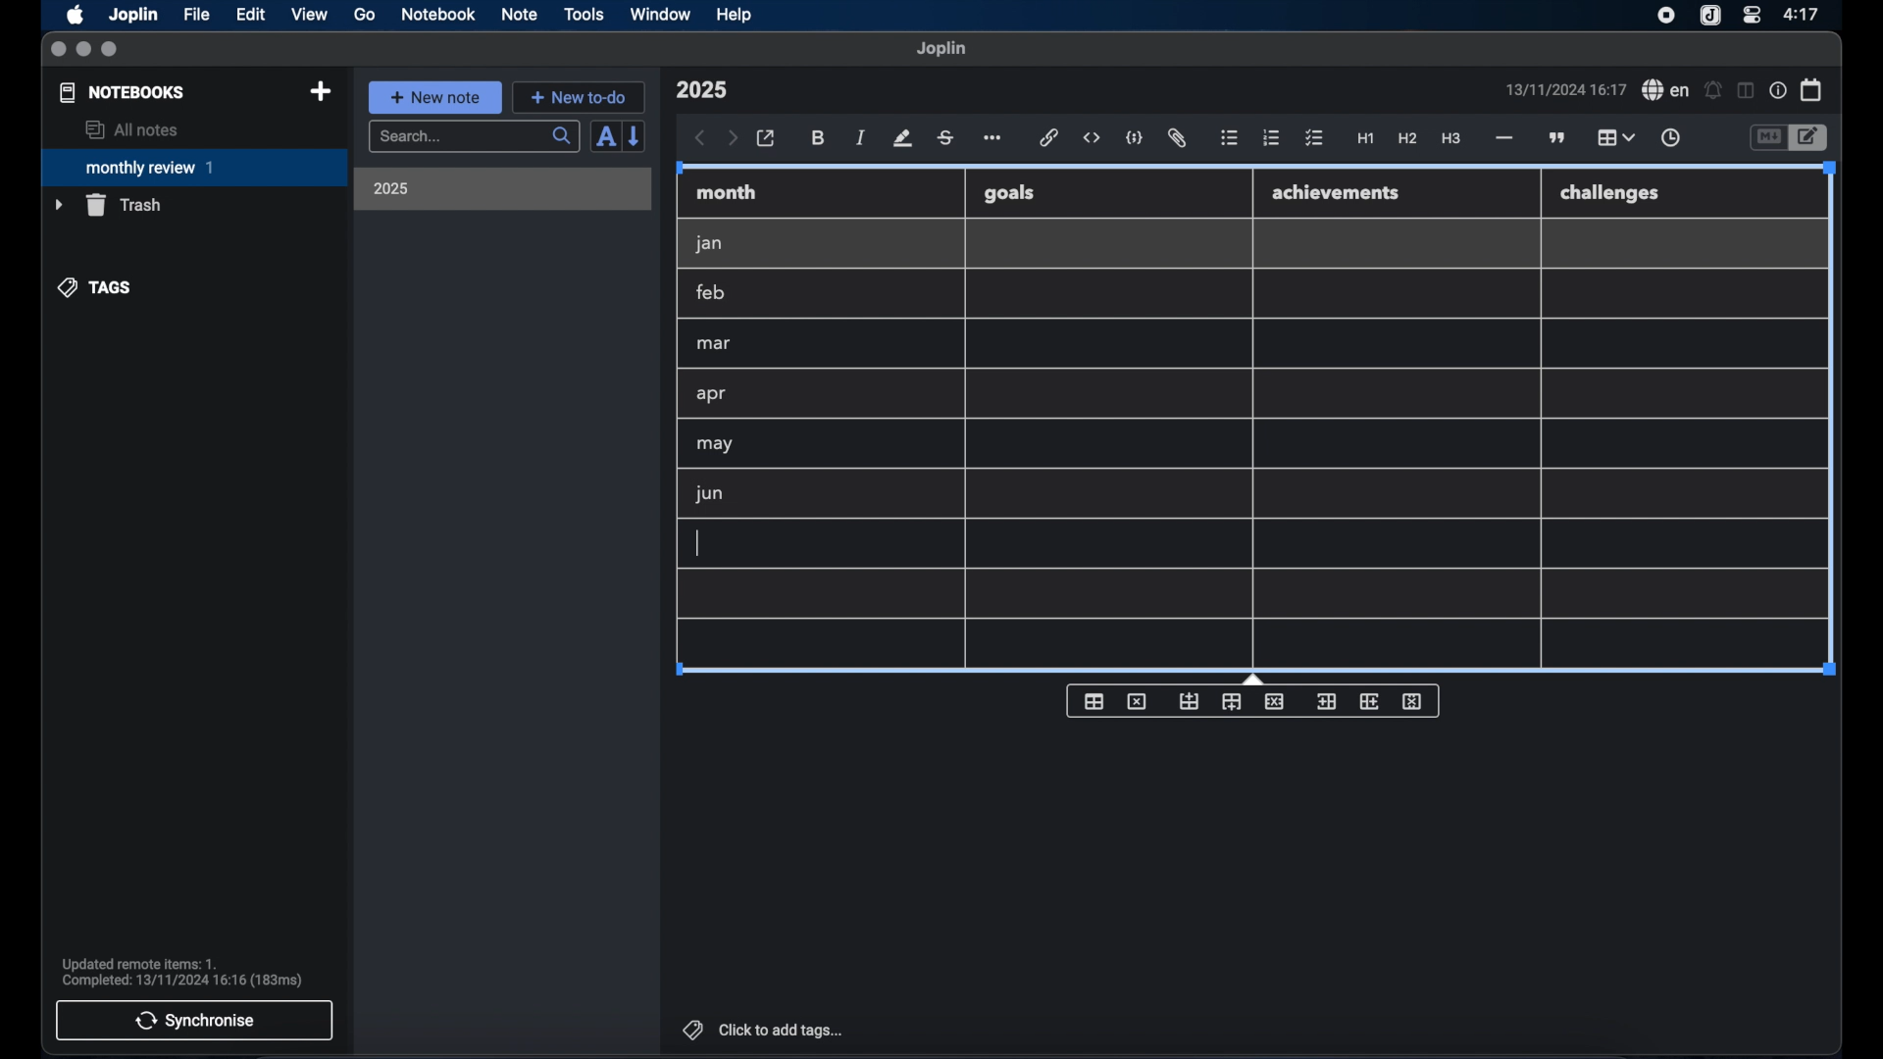 The image size is (1883, 1059). I want to click on search bar, so click(474, 138).